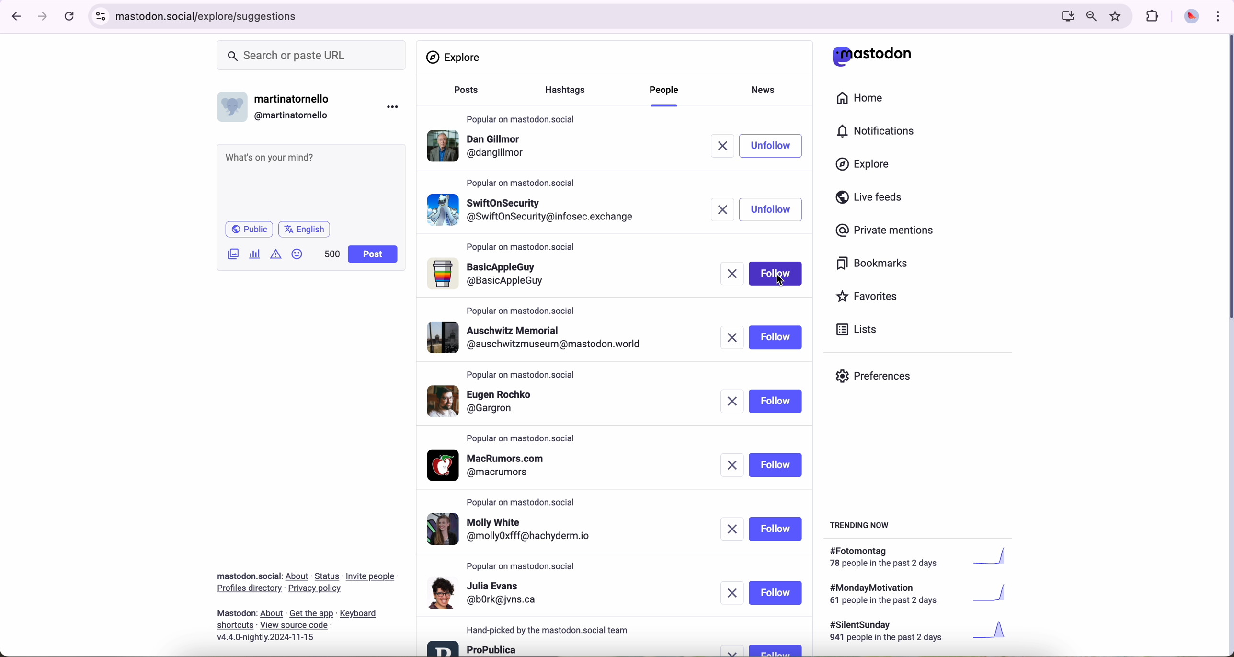  Describe the element at coordinates (775, 650) in the screenshot. I see `follow button` at that location.